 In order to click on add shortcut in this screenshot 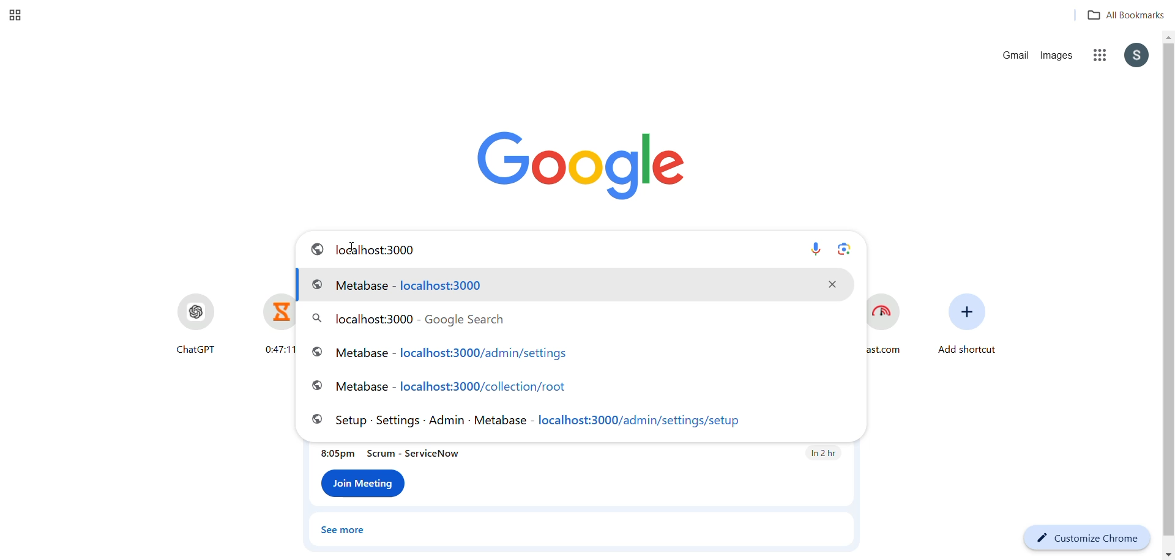, I will do `click(966, 329)`.